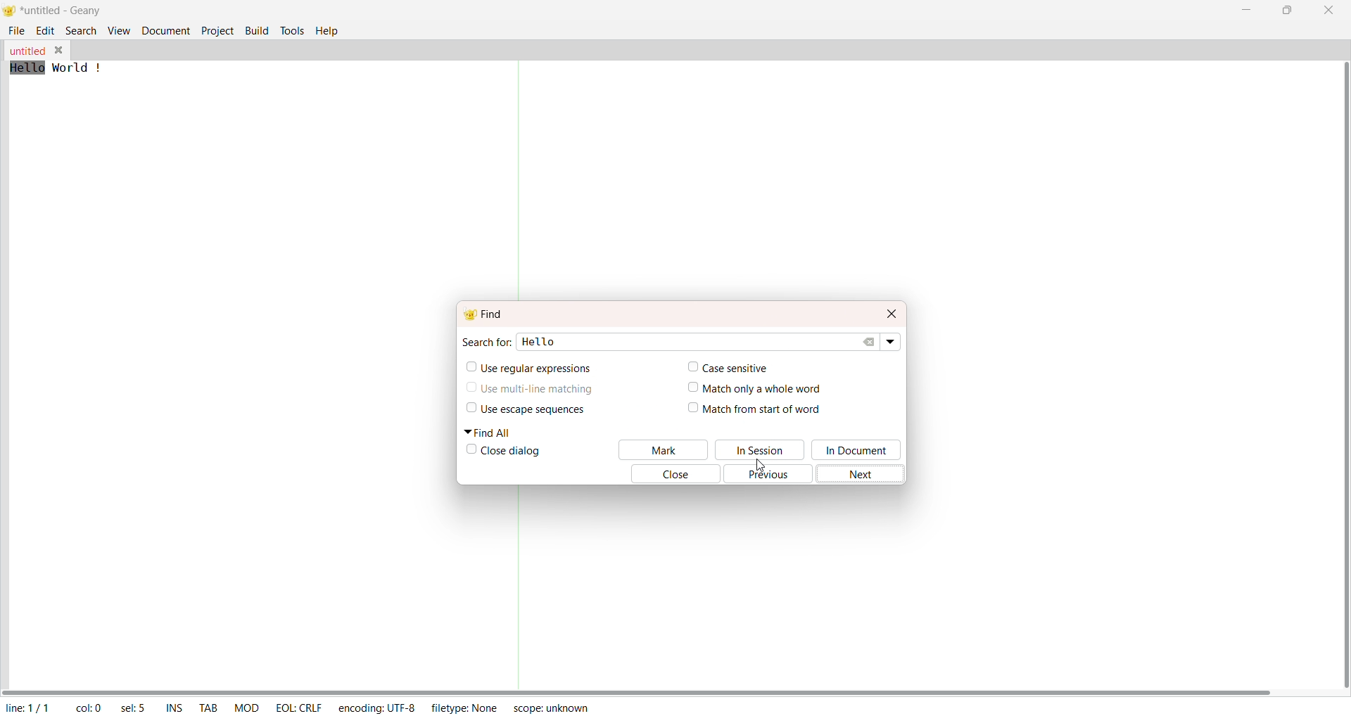 This screenshot has height=716, width=1351. What do you see at coordinates (59, 68) in the screenshot?
I see `Hello world !` at bounding box center [59, 68].